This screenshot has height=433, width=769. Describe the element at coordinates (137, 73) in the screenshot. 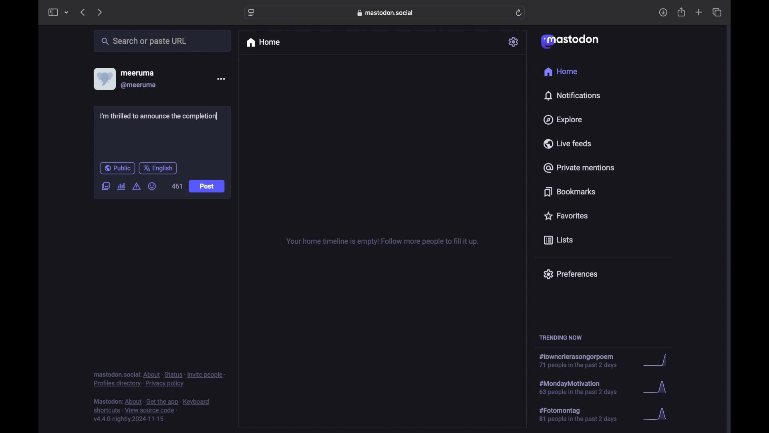

I see `meeruma` at that location.